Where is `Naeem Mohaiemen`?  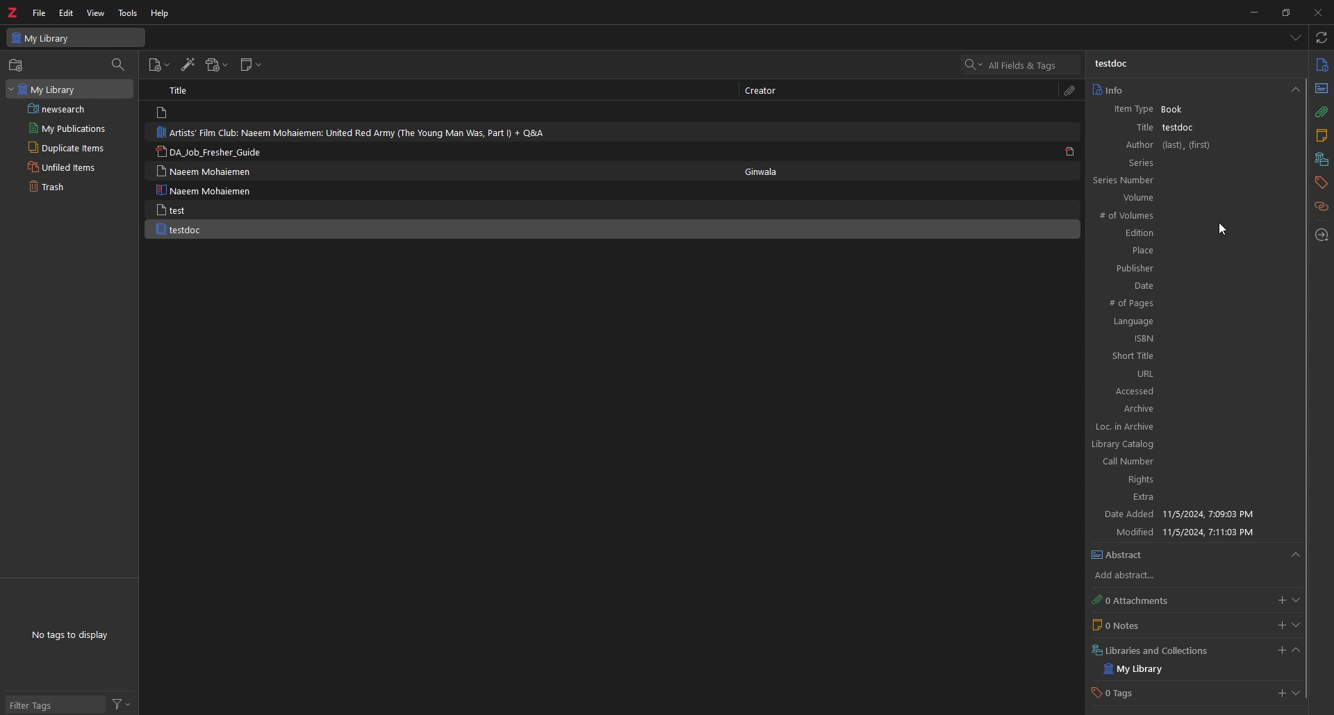
Naeem Mohaiemen is located at coordinates (209, 171).